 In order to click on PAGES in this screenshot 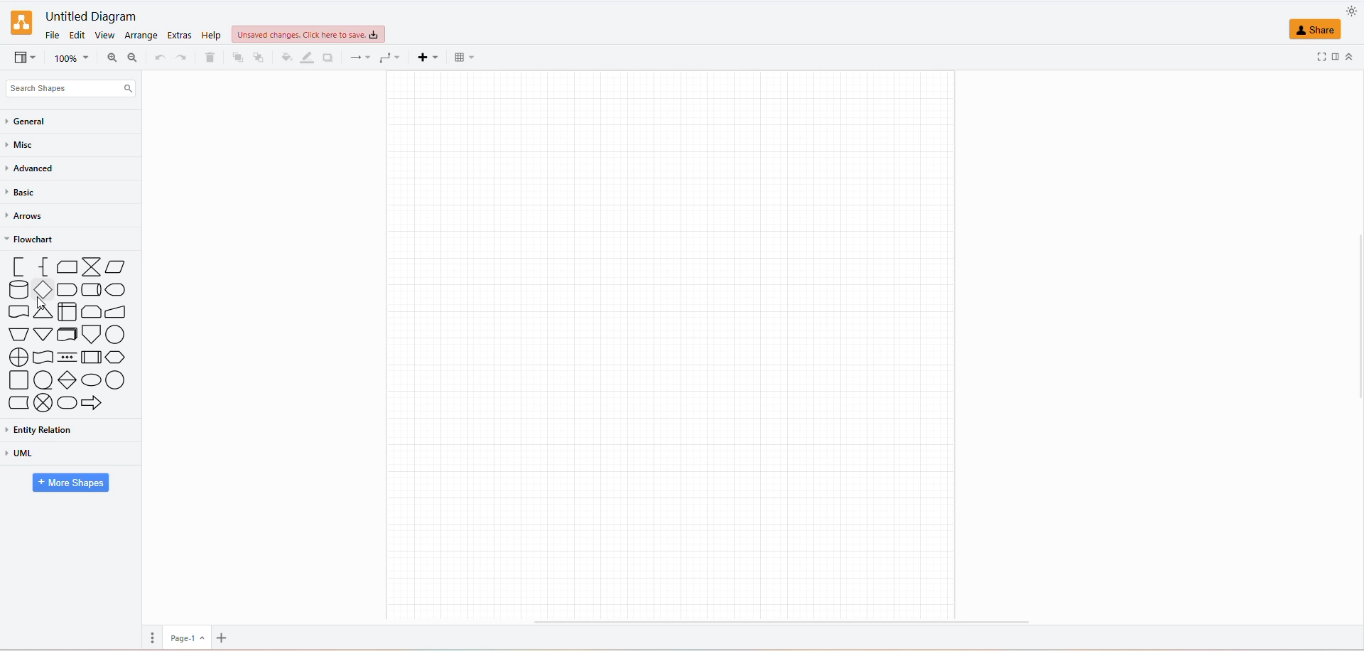, I will do `click(149, 637)`.